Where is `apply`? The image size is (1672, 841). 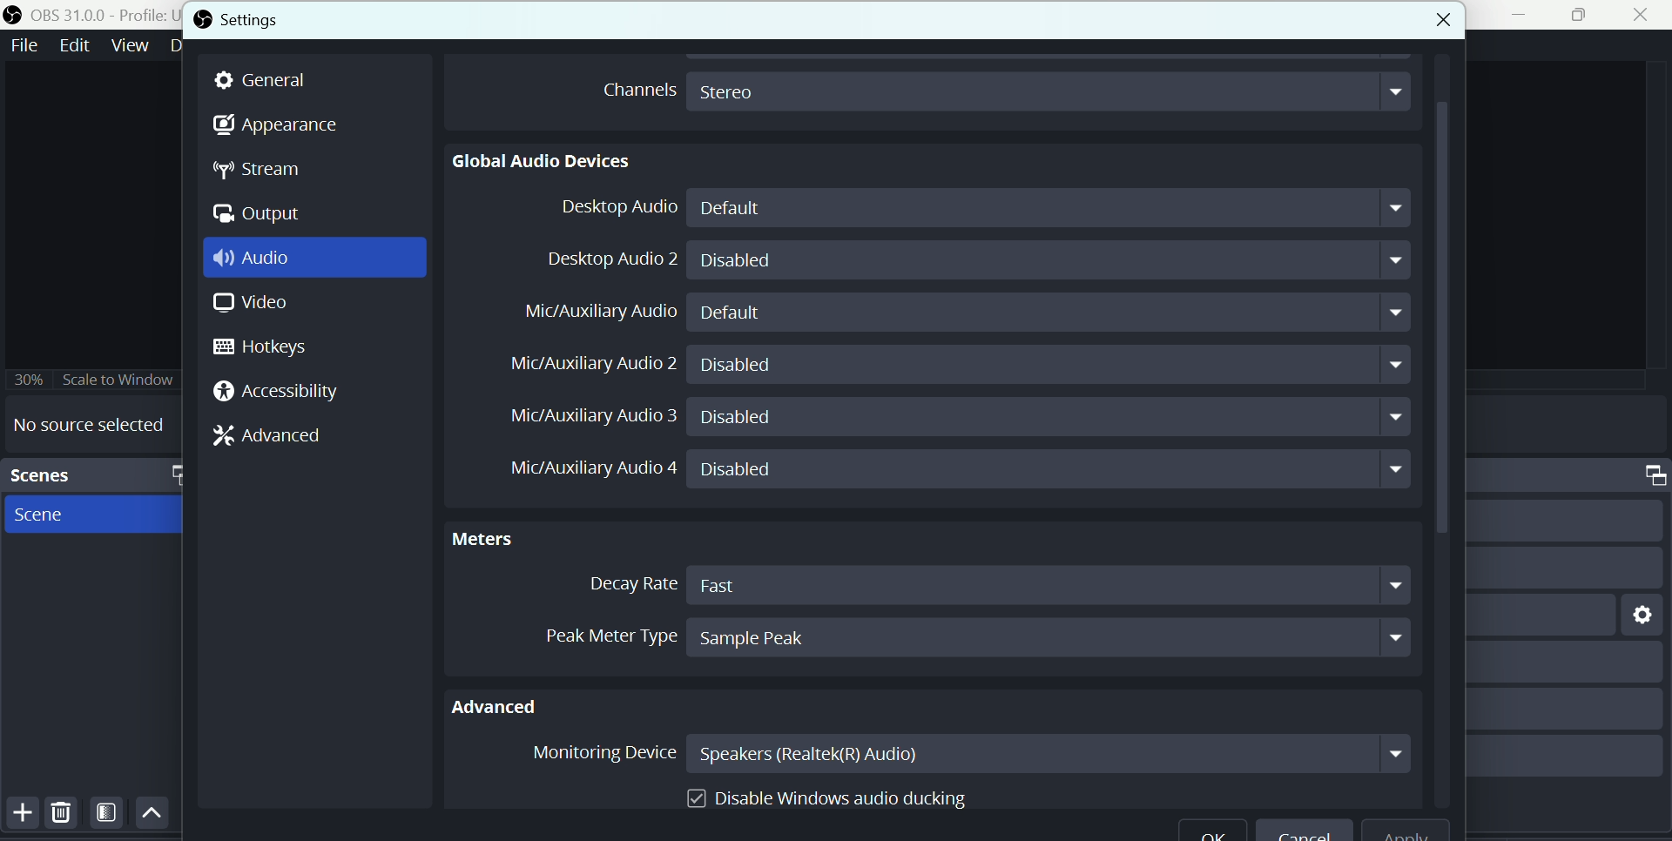
apply is located at coordinates (1416, 831).